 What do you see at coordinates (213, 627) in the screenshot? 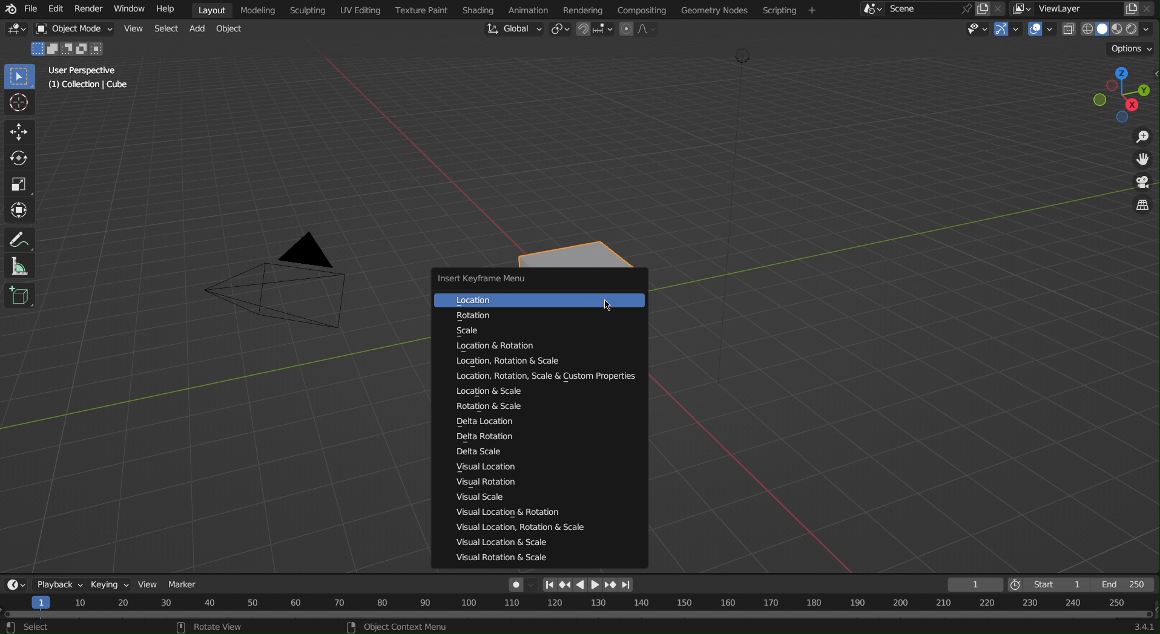
I see `rotate view` at bounding box center [213, 627].